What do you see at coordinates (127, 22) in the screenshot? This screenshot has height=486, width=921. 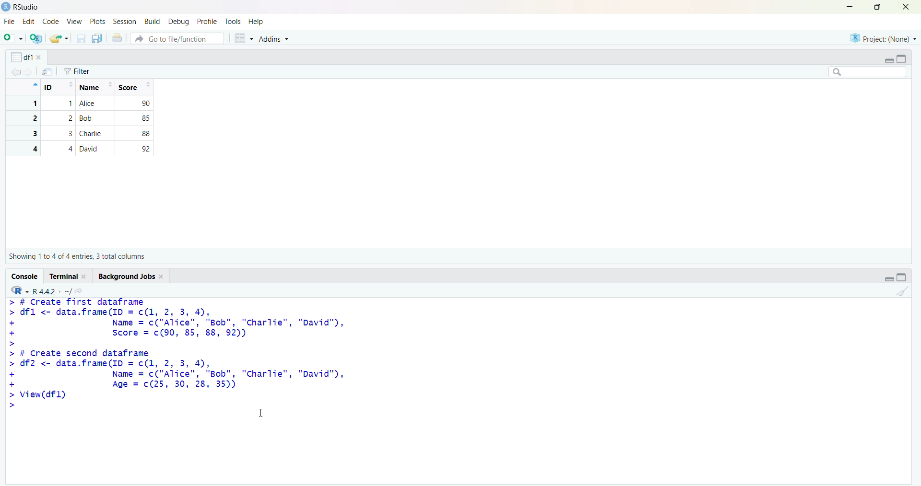 I see `session` at bounding box center [127, 22].